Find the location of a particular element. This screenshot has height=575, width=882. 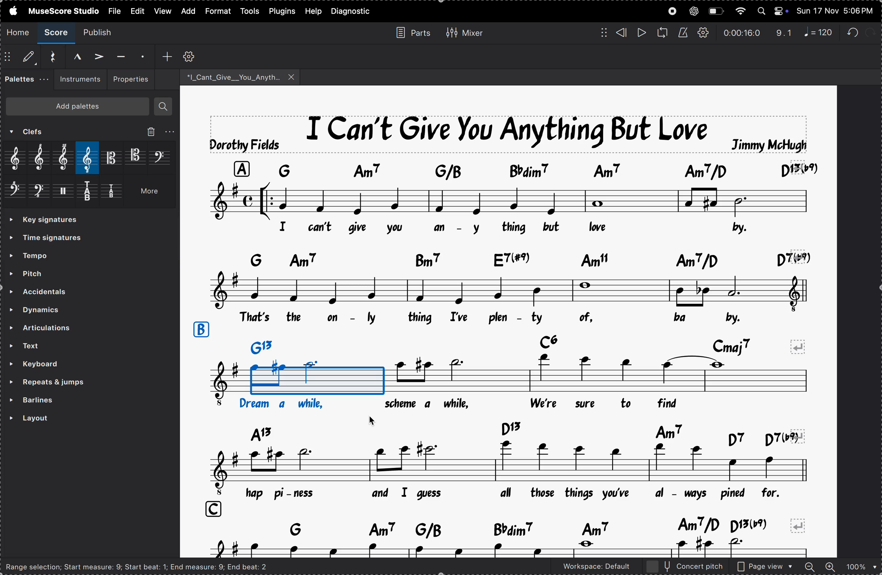

note is located at coordinates (822, 32).